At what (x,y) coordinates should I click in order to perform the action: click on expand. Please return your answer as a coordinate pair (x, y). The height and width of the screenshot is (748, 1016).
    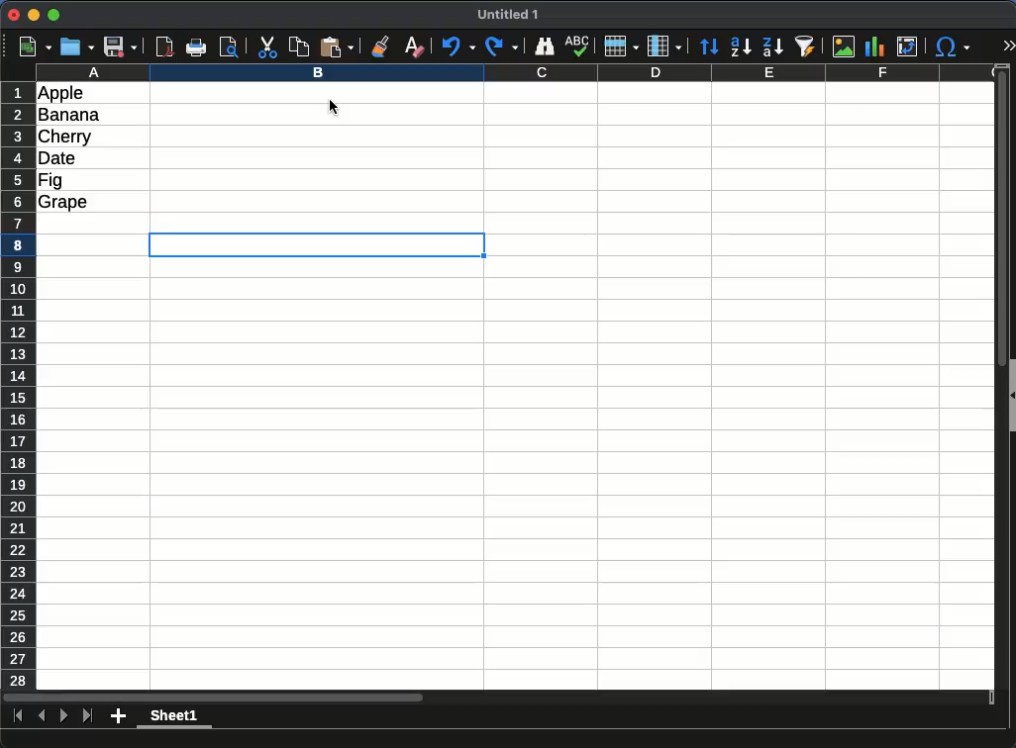
    Looking at the image, I should click on (1009, 46).